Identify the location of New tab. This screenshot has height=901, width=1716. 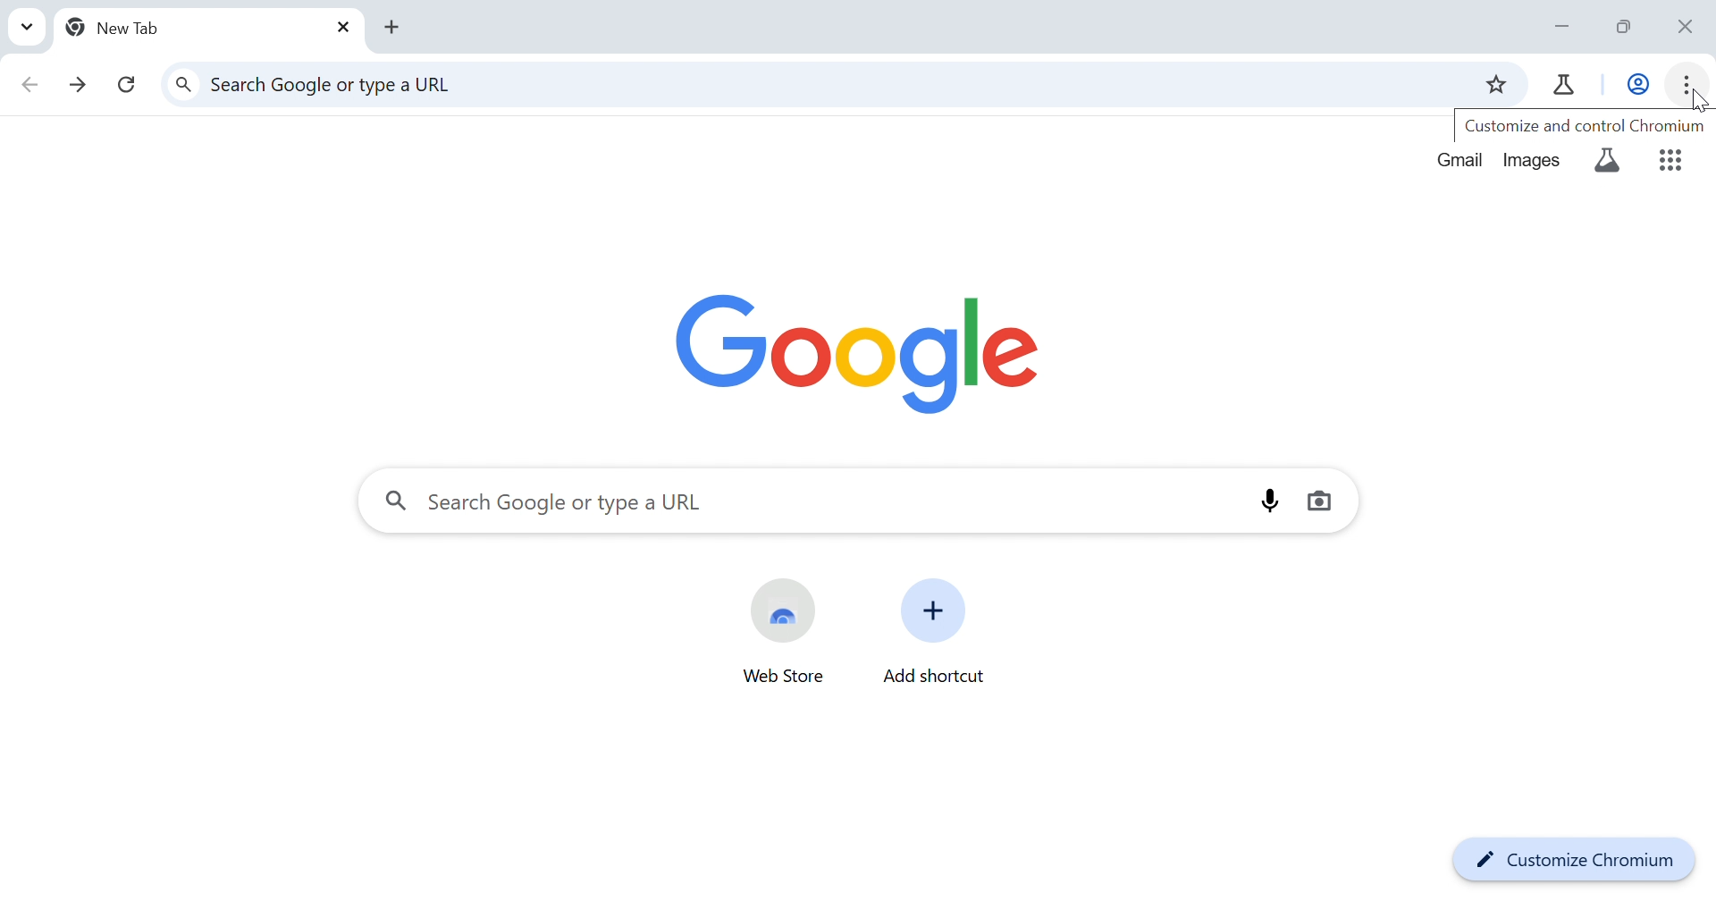
(394, 29).